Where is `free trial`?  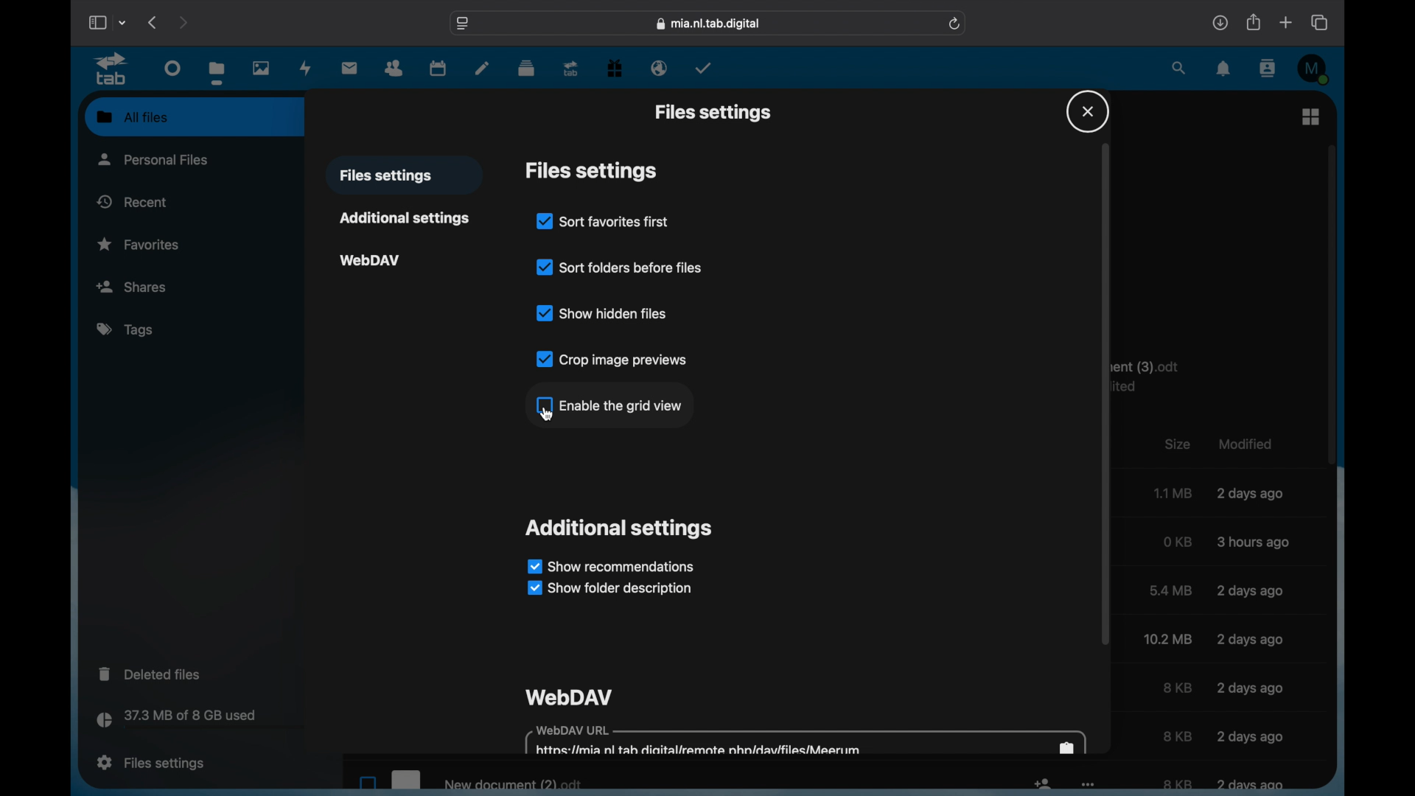 free trial is located at coordinates (615, 67).